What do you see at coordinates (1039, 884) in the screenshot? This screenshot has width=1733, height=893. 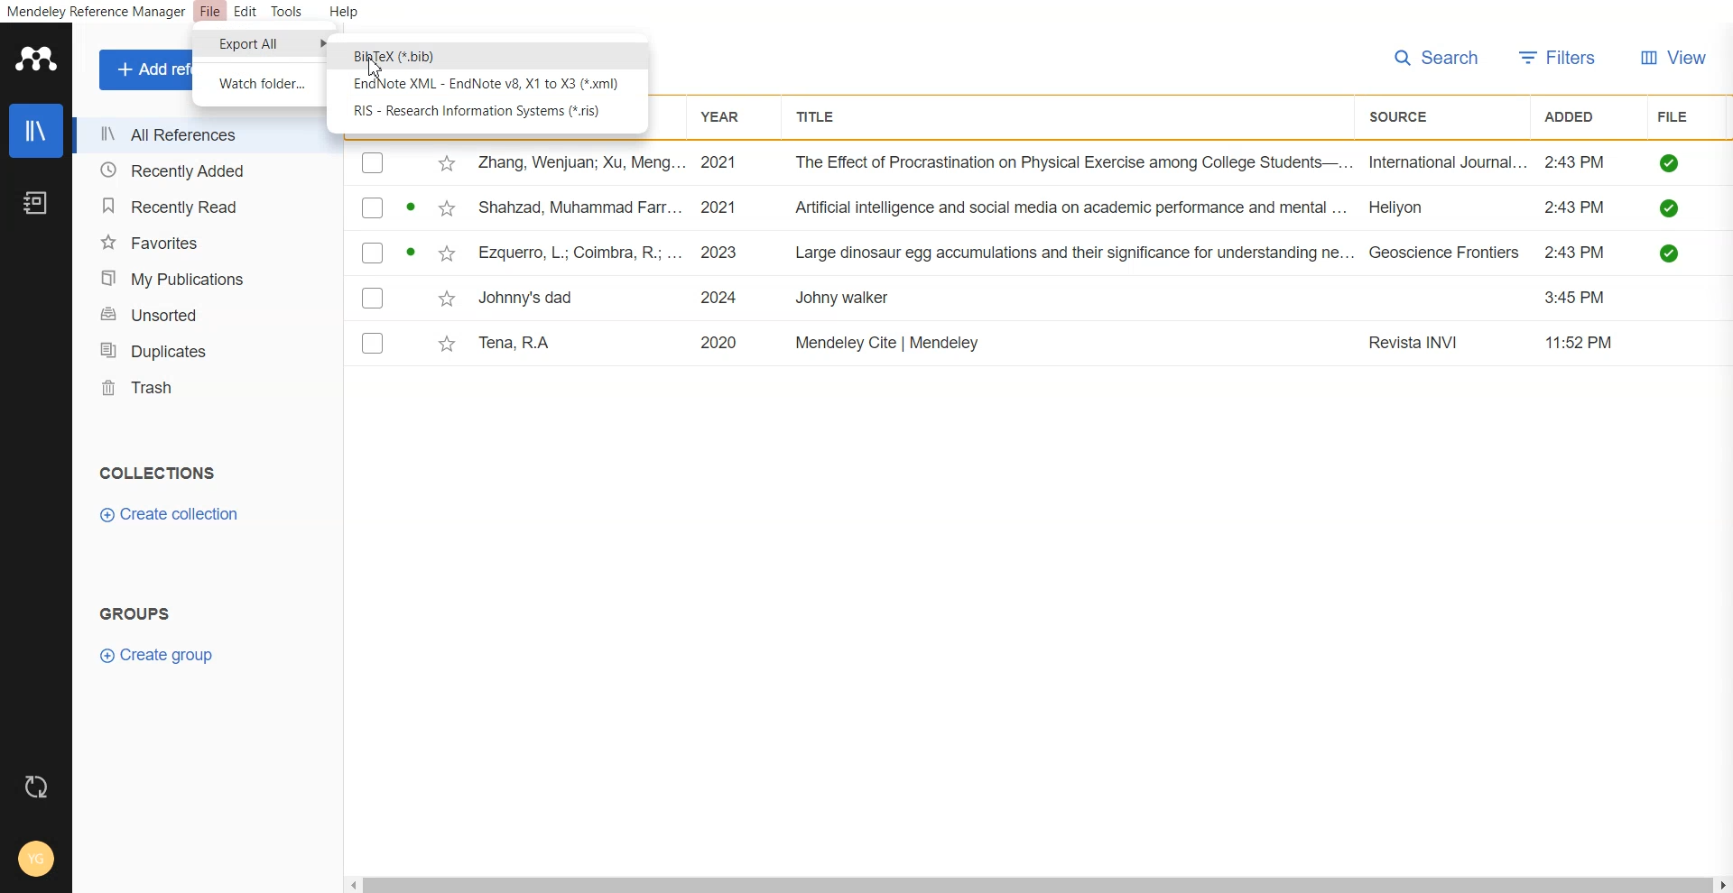 I see `Horizontal scroll bar` at bounding box center [1039, 884].